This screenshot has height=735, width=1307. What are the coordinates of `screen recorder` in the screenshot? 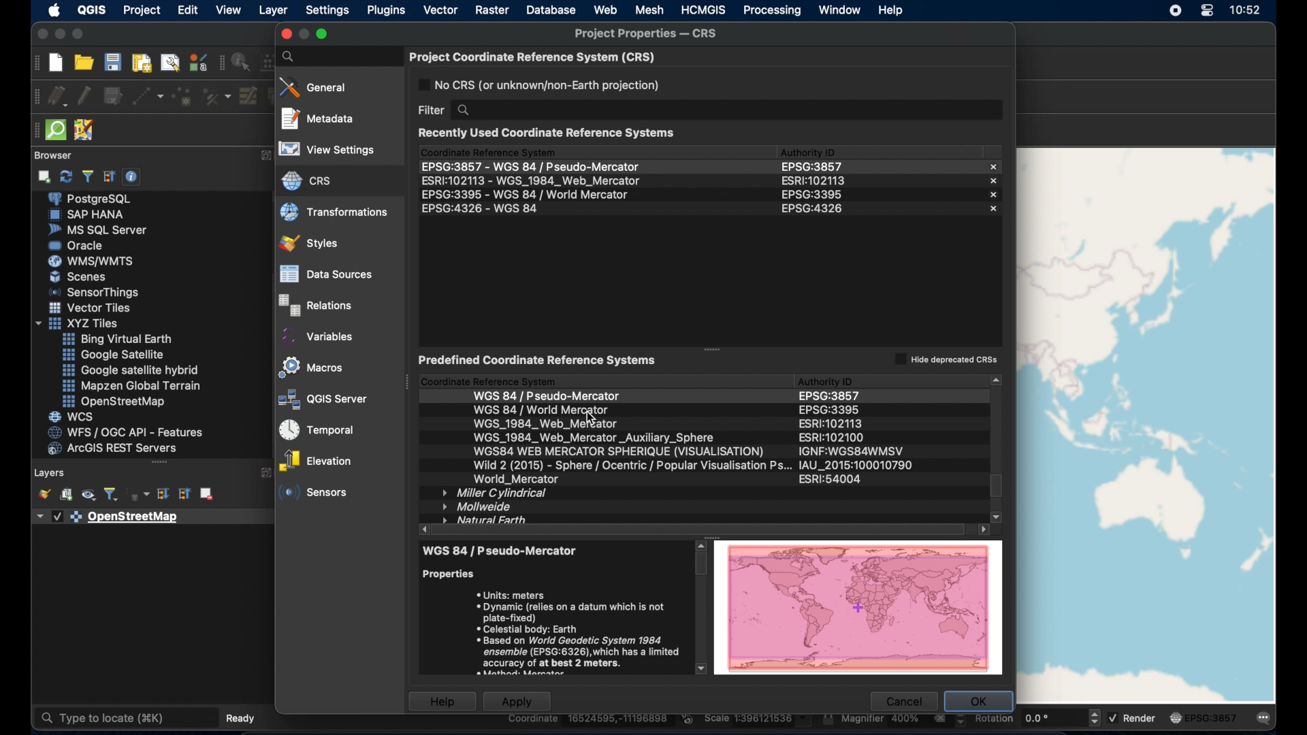 It's located at (1169, 12).